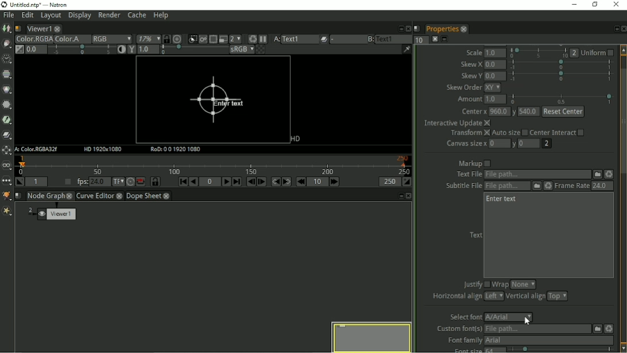  What do you see at coordinates (537, 329) in the screenshot?
I see `file path` at bounding box center [537, 329].